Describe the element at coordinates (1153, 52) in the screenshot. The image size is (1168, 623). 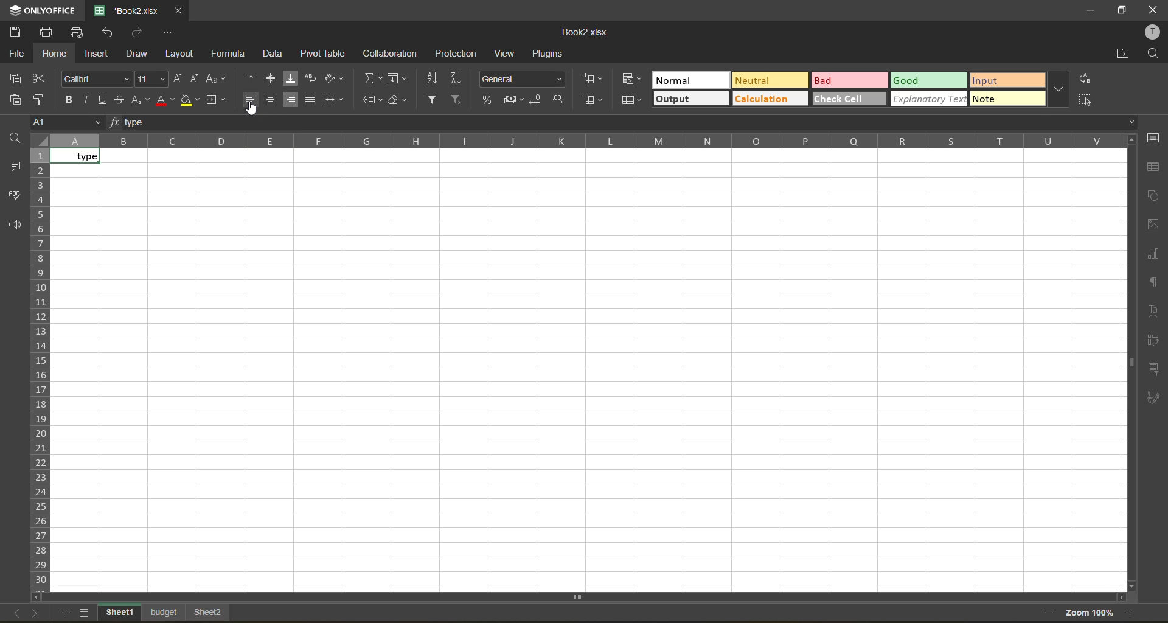
I see `find` at that location.